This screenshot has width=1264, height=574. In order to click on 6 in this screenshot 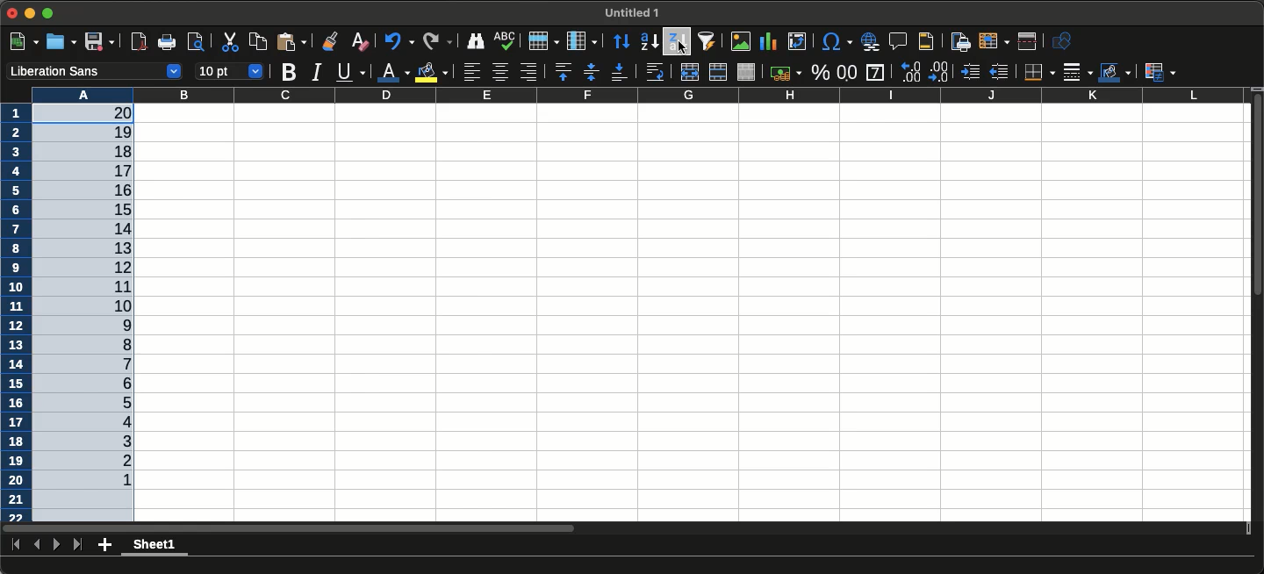, I will do `click(118, 208)`.